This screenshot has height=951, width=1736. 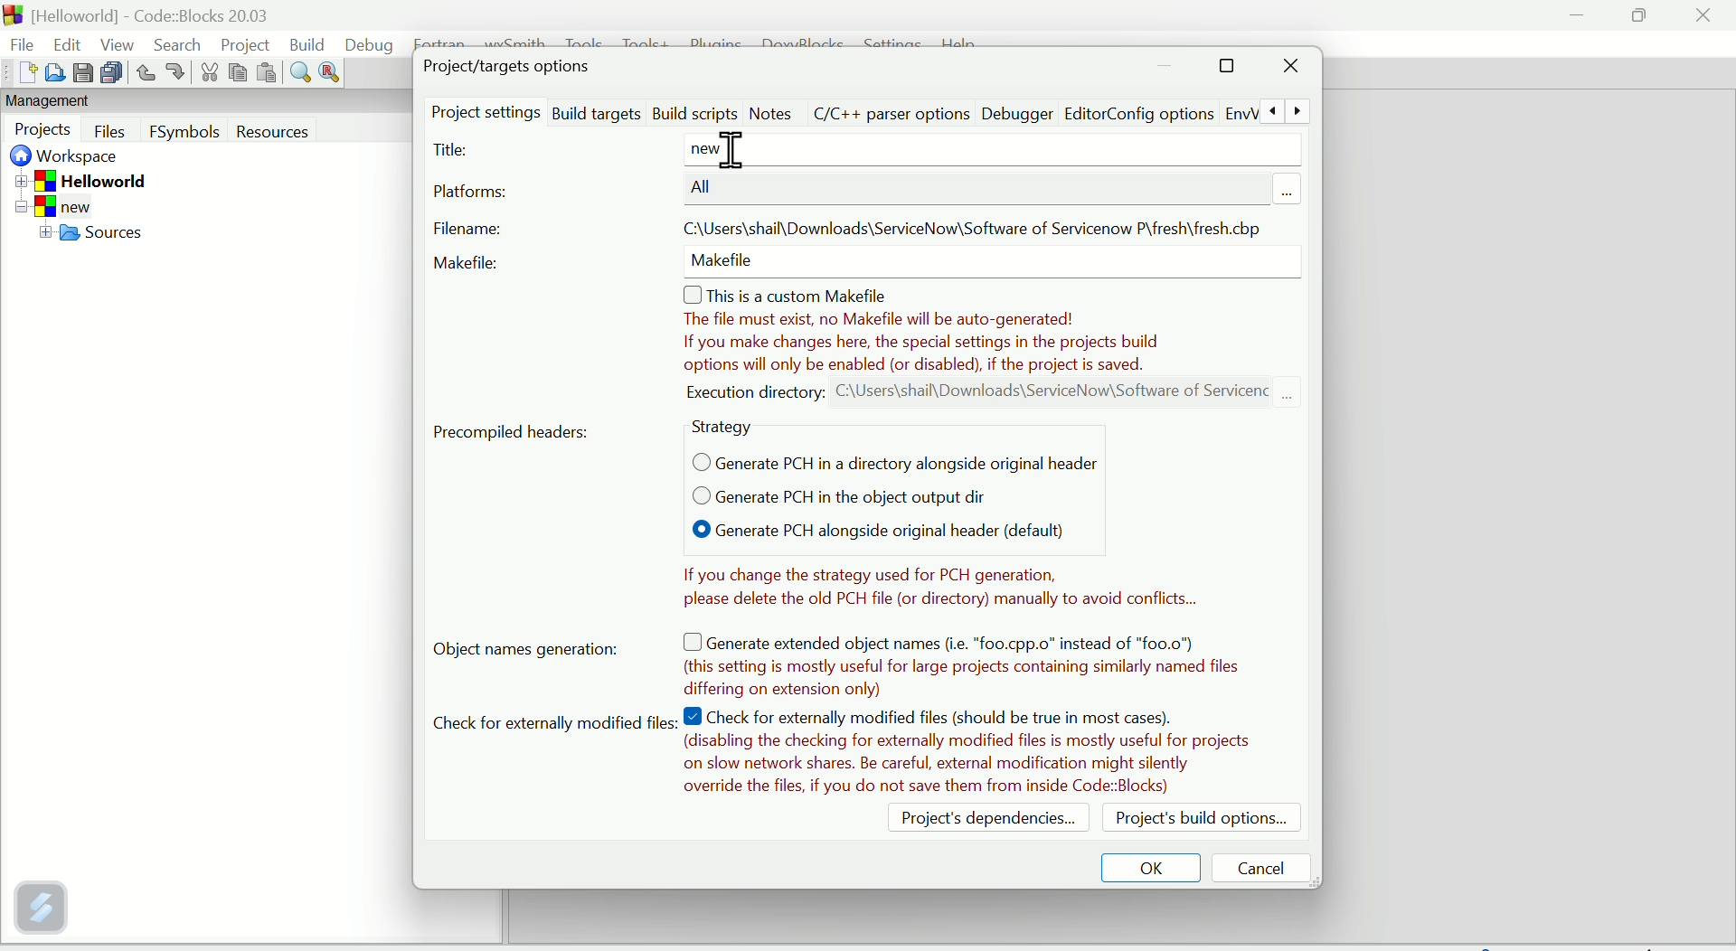 I want to click on , so click(x=175, y=71).